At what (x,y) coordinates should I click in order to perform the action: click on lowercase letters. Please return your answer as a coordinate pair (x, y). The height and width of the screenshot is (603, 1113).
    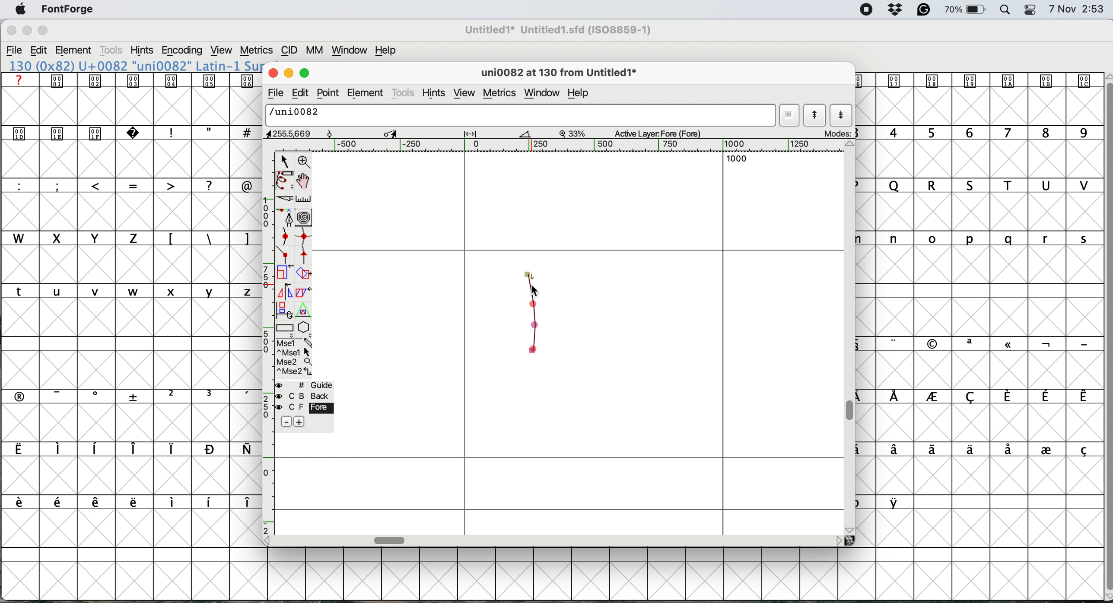
    Looking at the image, I should click on (127, 292).